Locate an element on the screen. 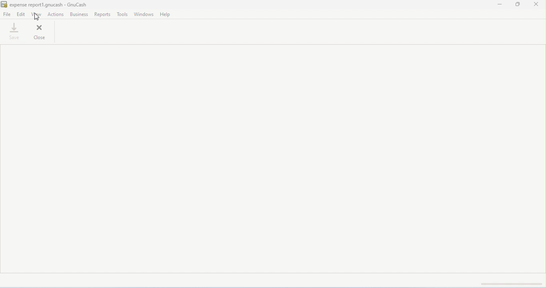  actions is located at coordinates (56, 14).